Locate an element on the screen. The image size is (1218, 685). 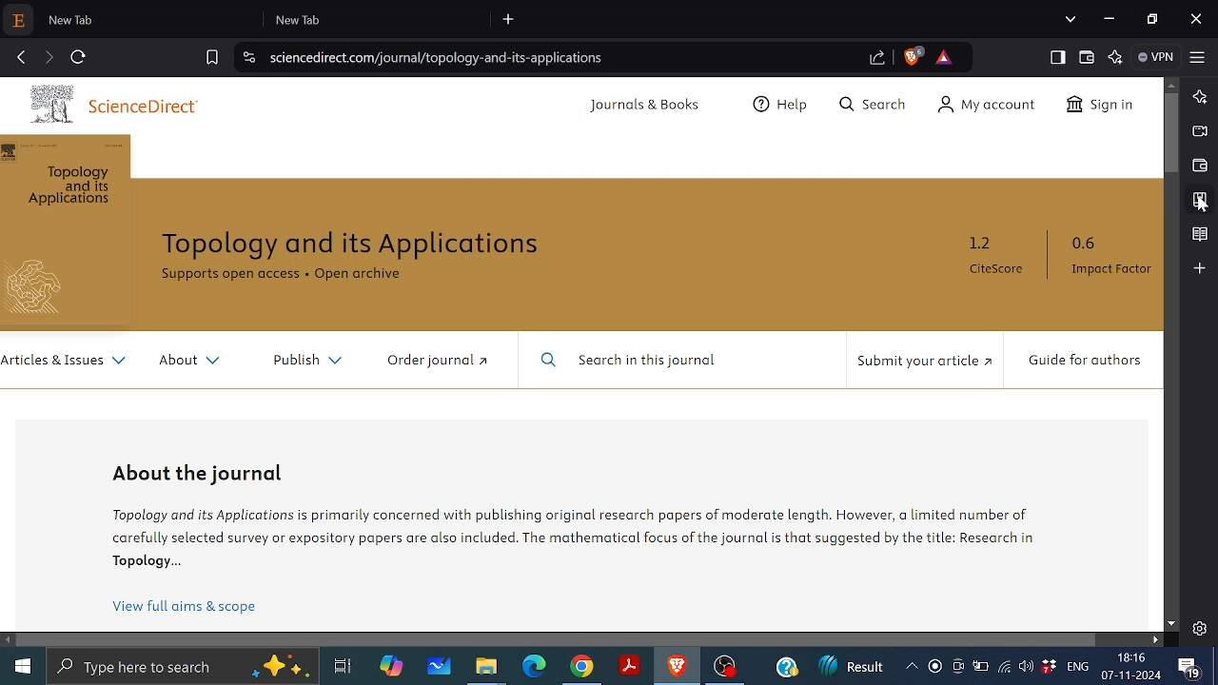
0.6 Impact Factor is located at coordinates (1109, 257).